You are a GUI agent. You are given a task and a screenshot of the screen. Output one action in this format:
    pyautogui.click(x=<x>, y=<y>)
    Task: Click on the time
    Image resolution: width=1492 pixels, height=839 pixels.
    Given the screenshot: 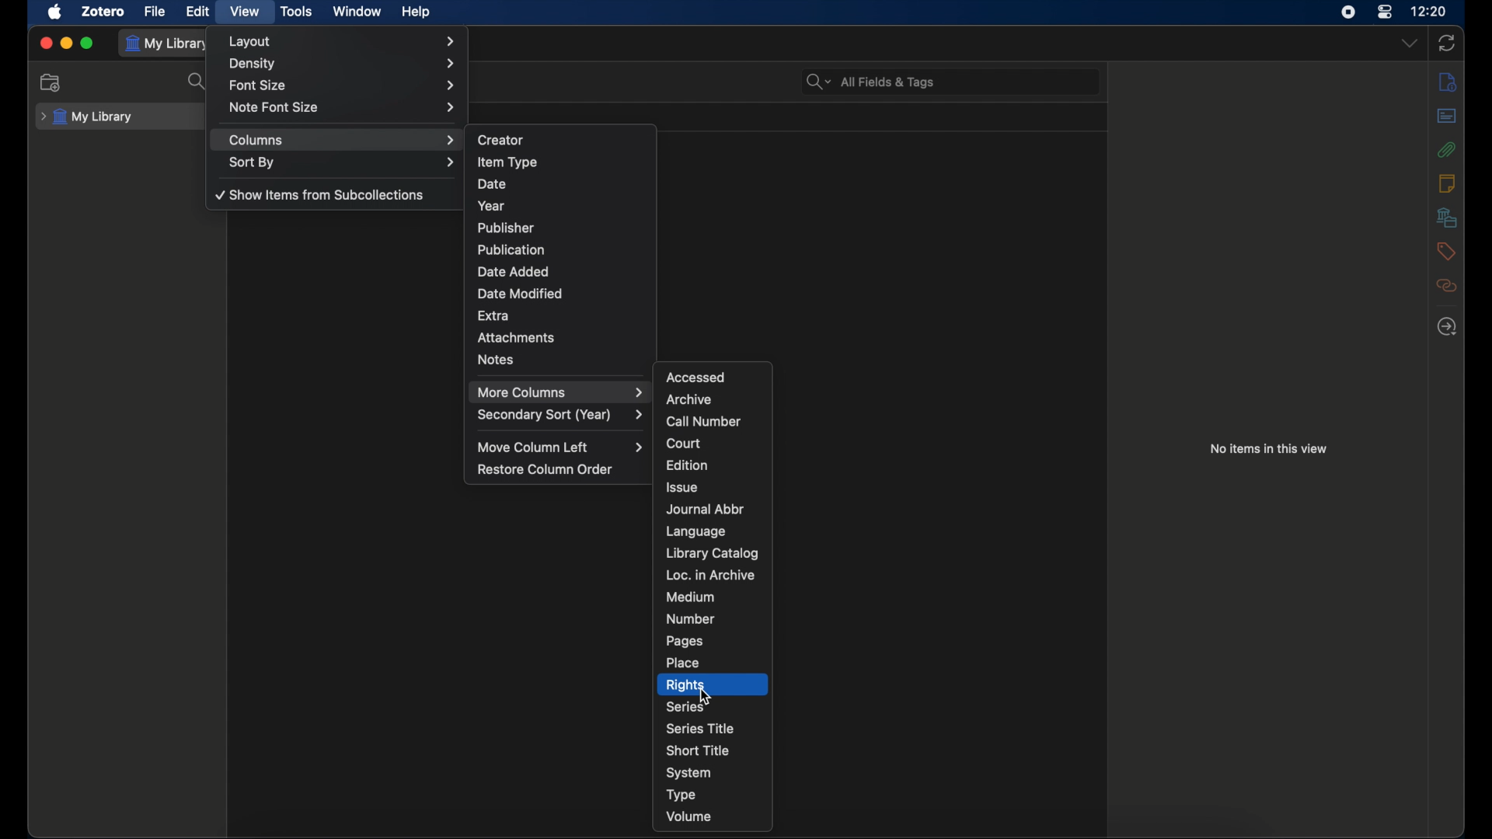 What is the action you would take?
    pyautogui.click(x=1430, y=11)
    